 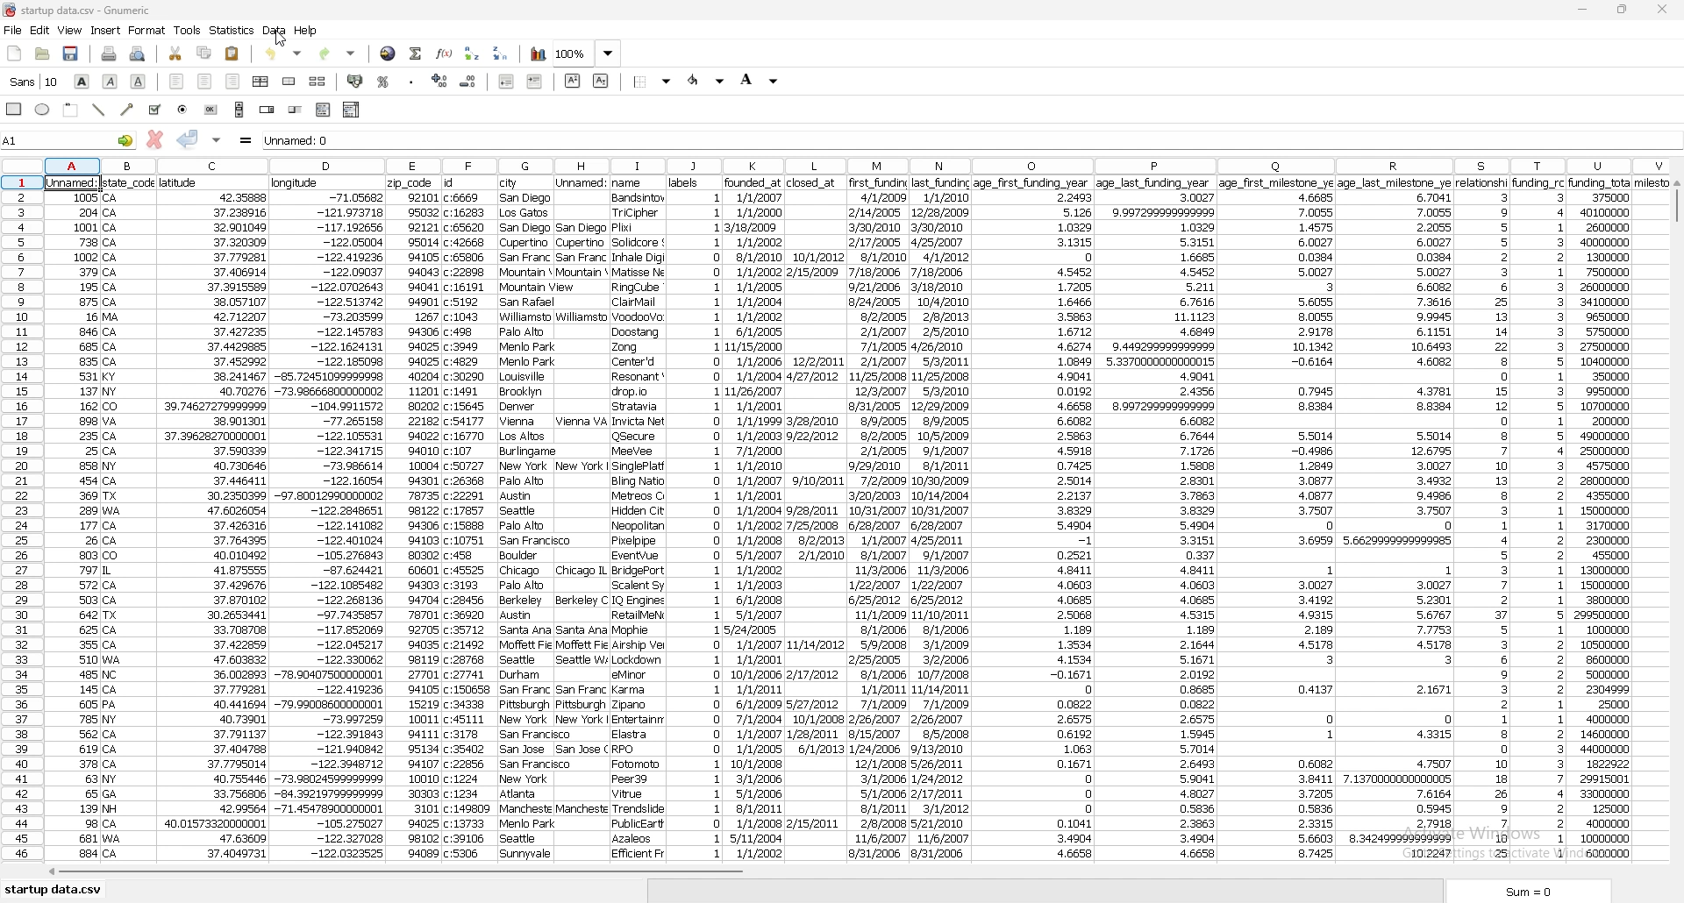 I want to click on daat, so click(x=582, y=517).